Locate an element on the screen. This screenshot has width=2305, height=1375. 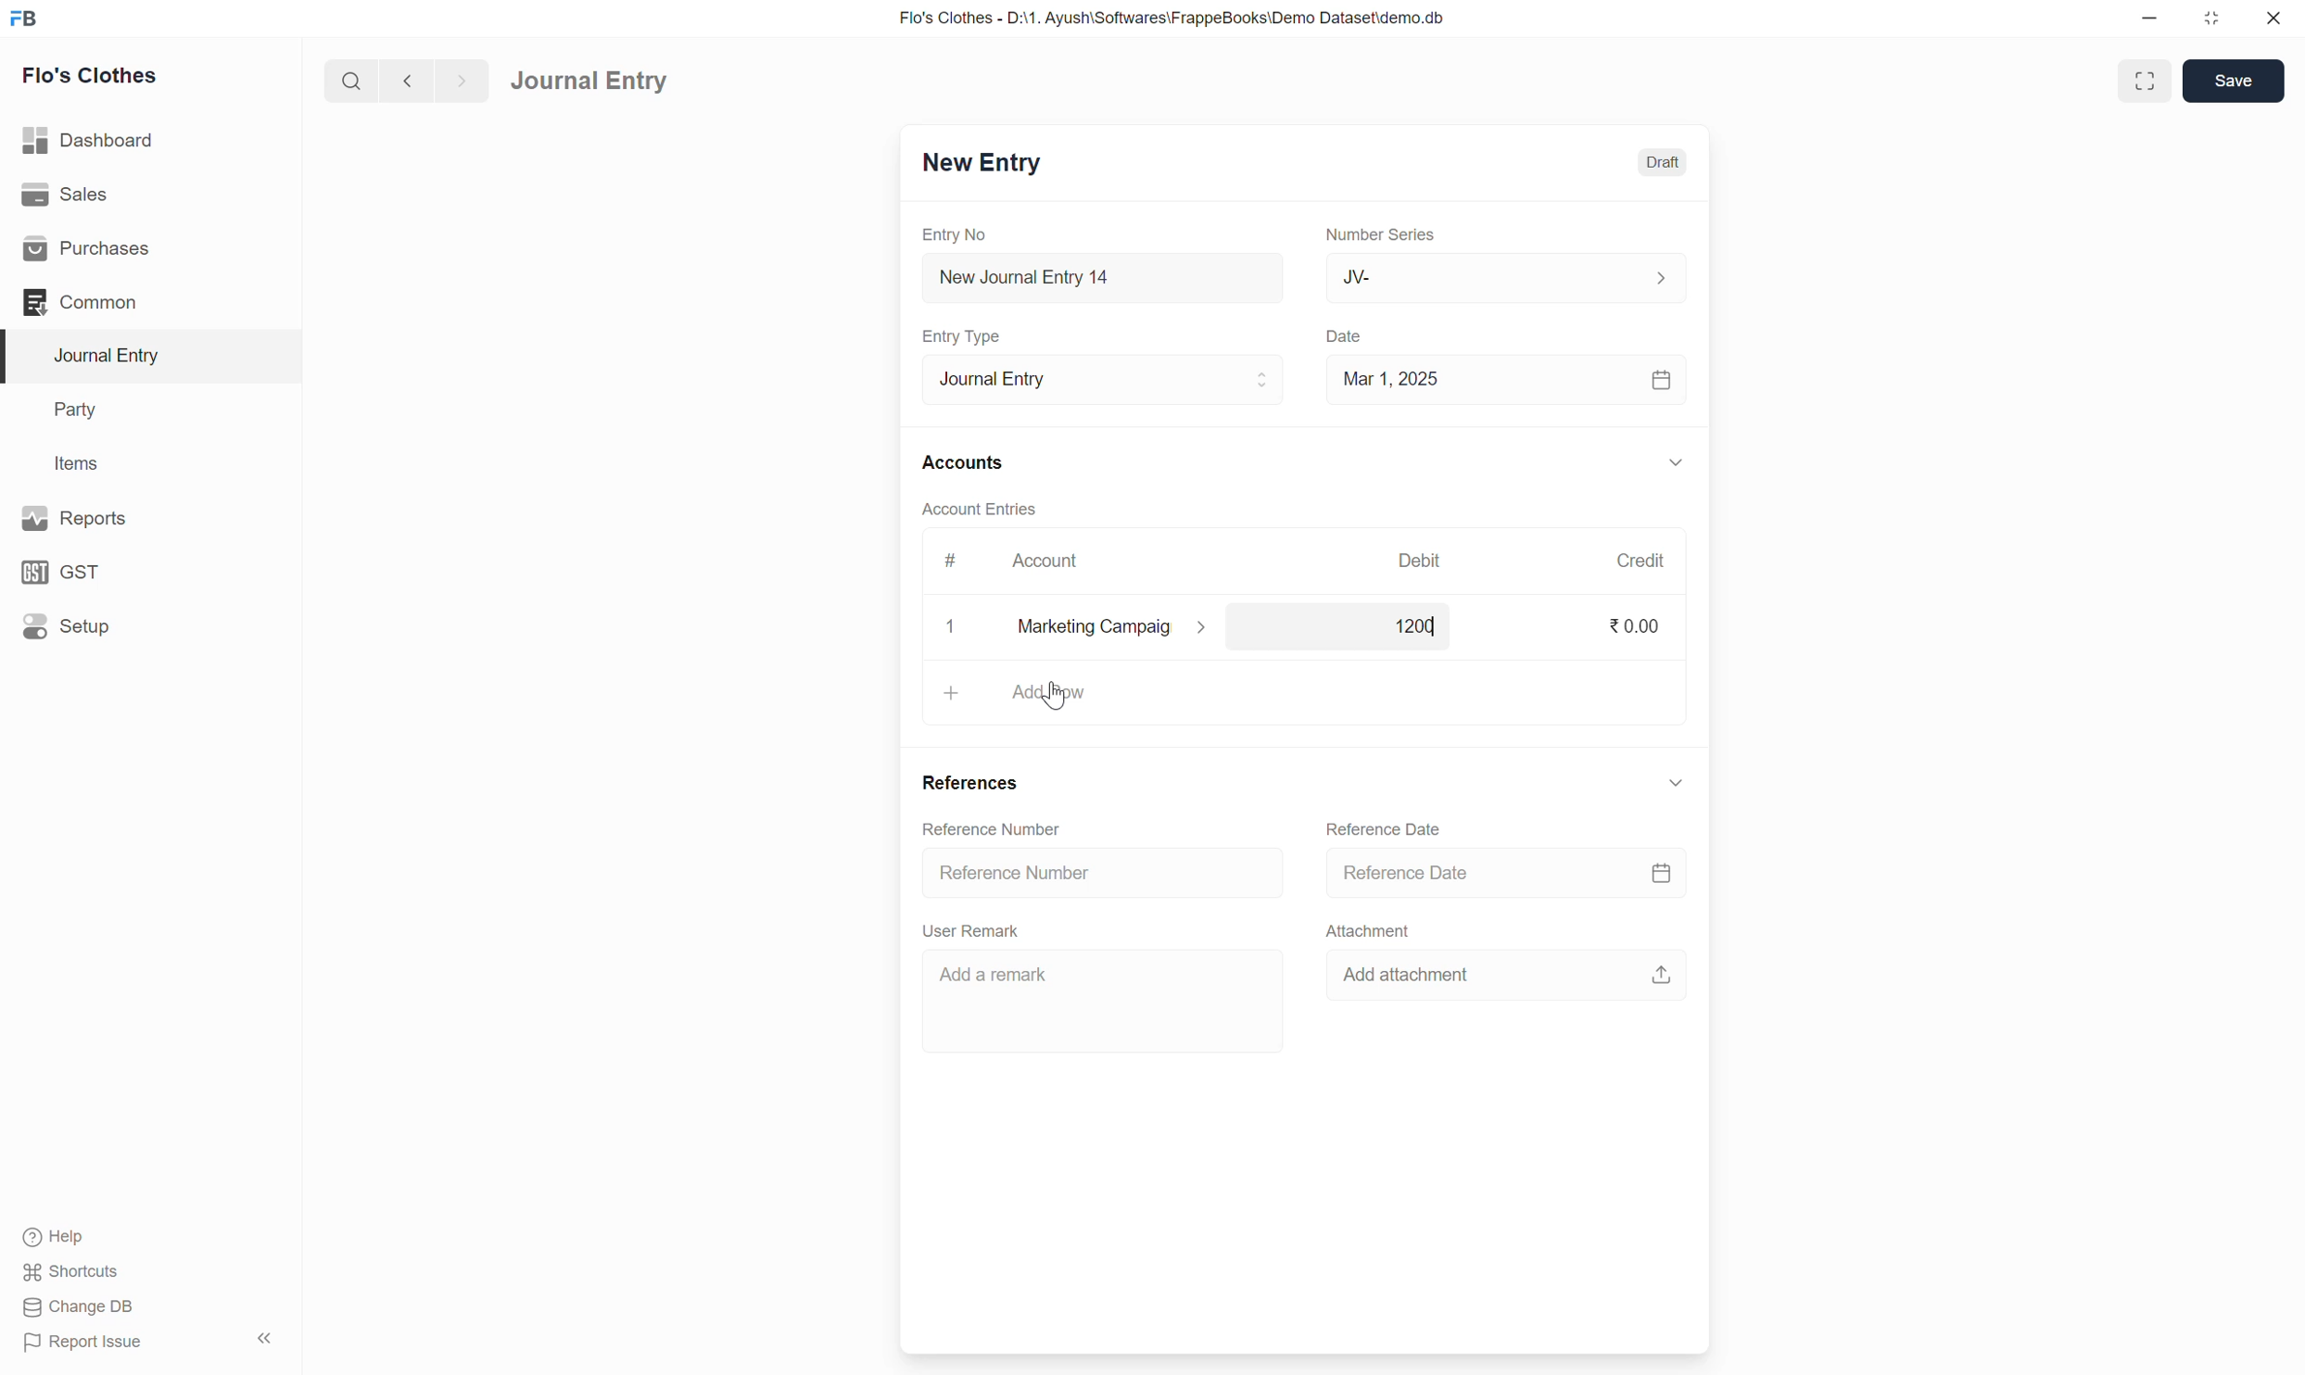
Entry Type is located at coordinates (968, 336).